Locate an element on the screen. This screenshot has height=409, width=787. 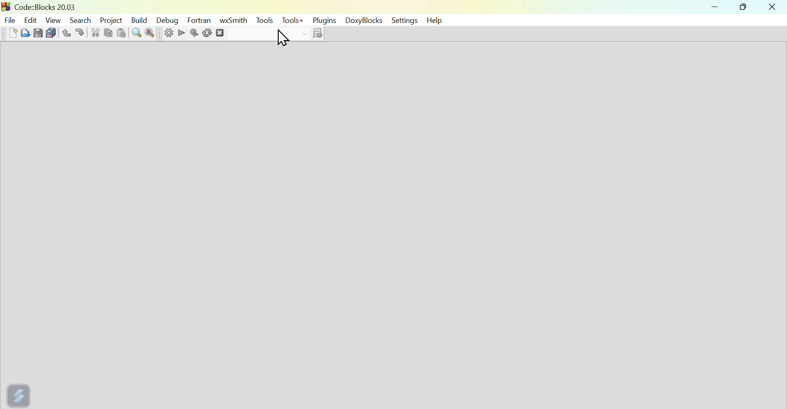
Open is located at coordinates (24, 32).